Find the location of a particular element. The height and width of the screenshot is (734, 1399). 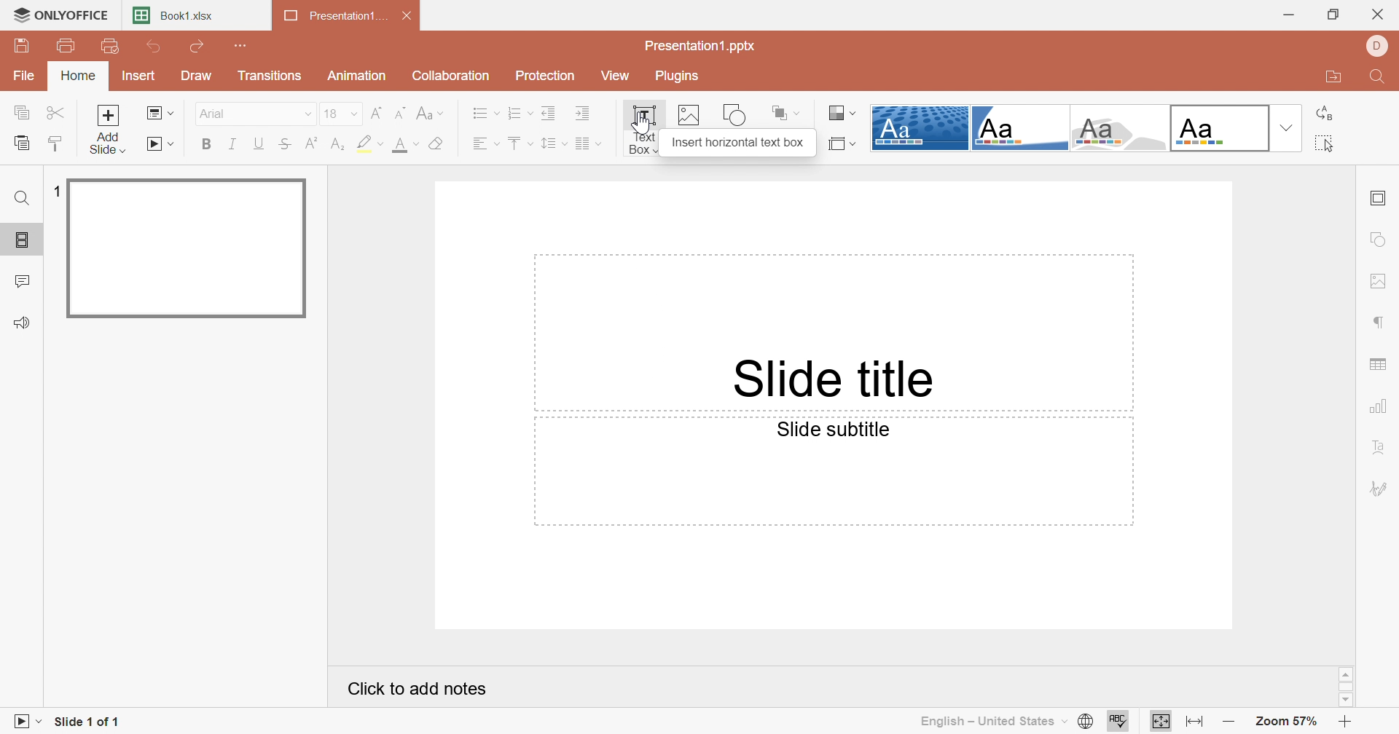

Presentation1.pptx is located at coordinates (700, 47).